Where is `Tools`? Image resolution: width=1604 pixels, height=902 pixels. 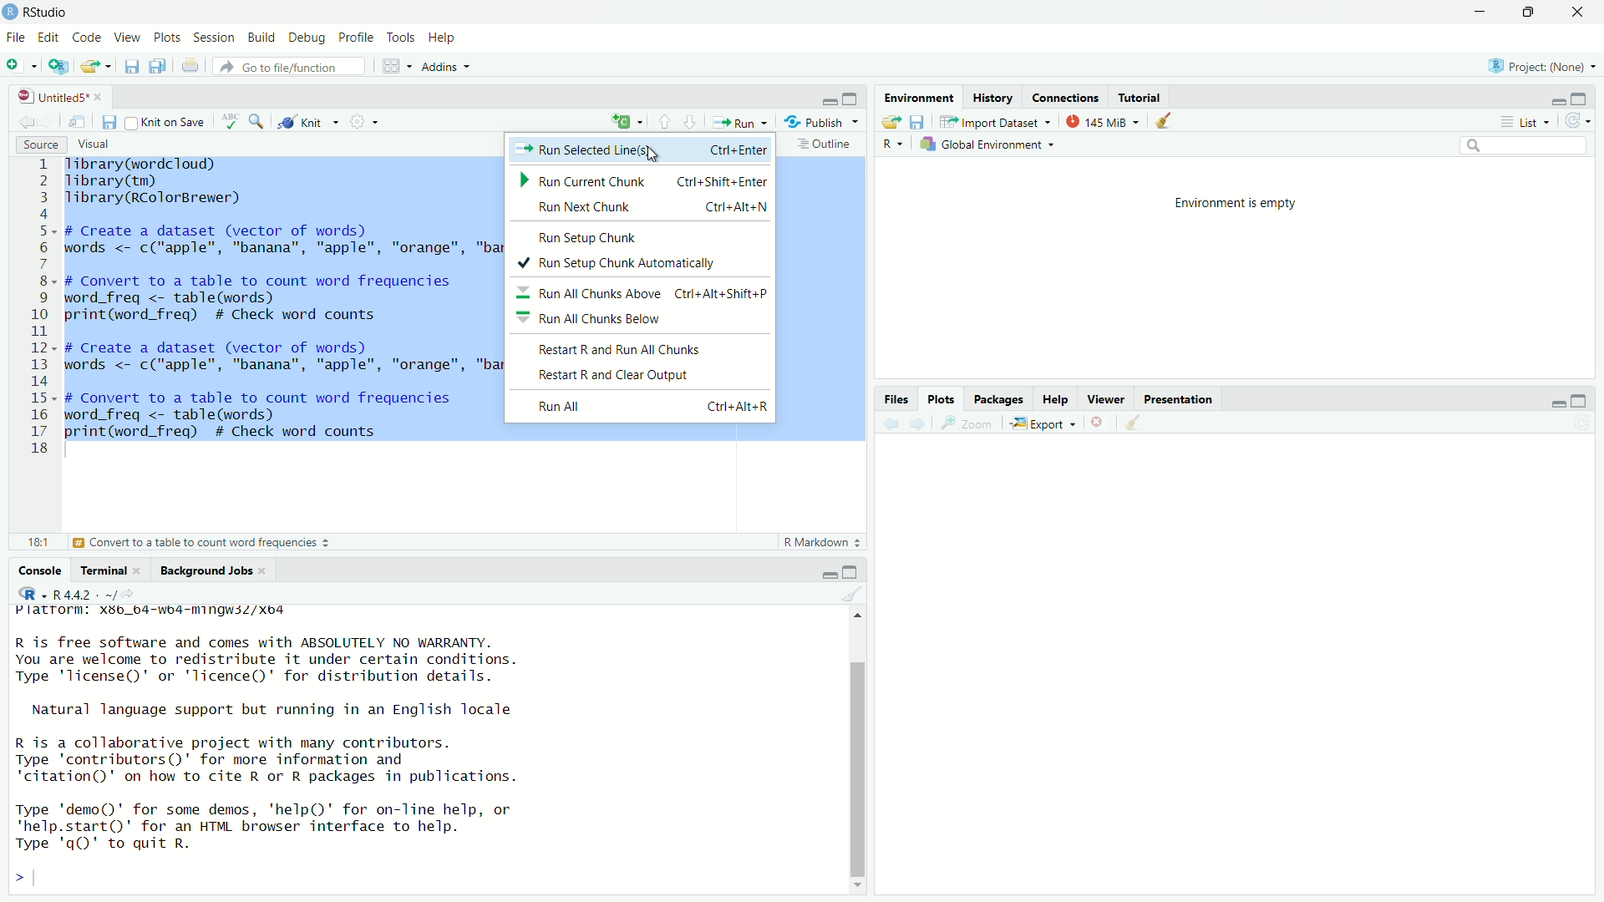
Tools is located at coordinates (400, 36).